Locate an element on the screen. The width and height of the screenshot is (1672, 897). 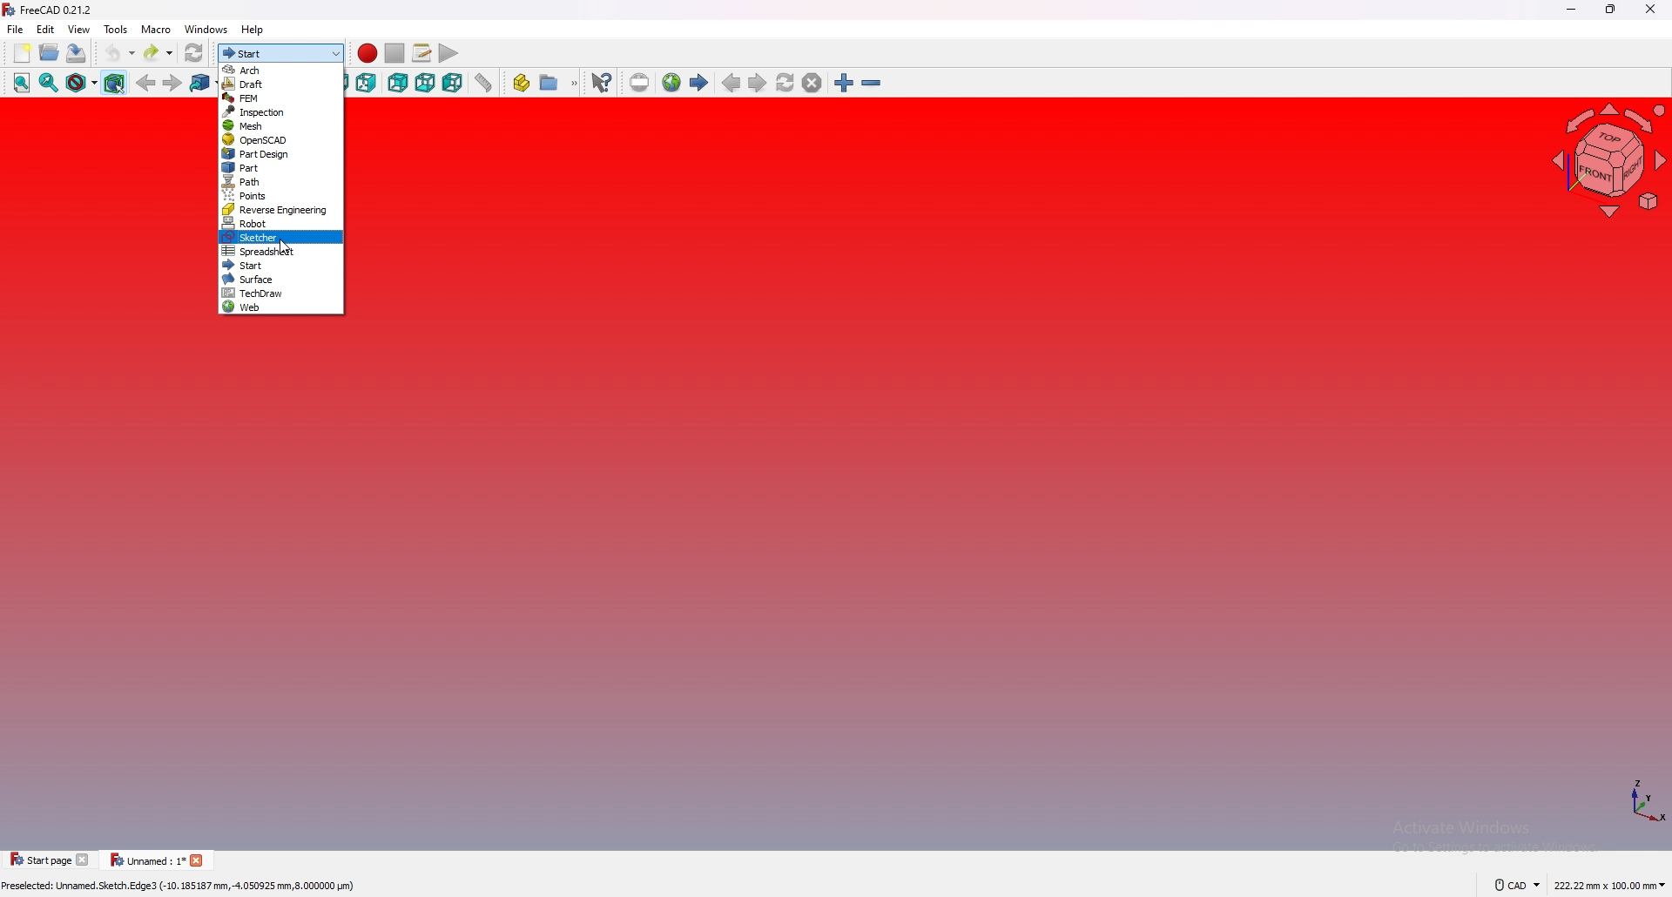
start page is located at coordinates (698, 82).